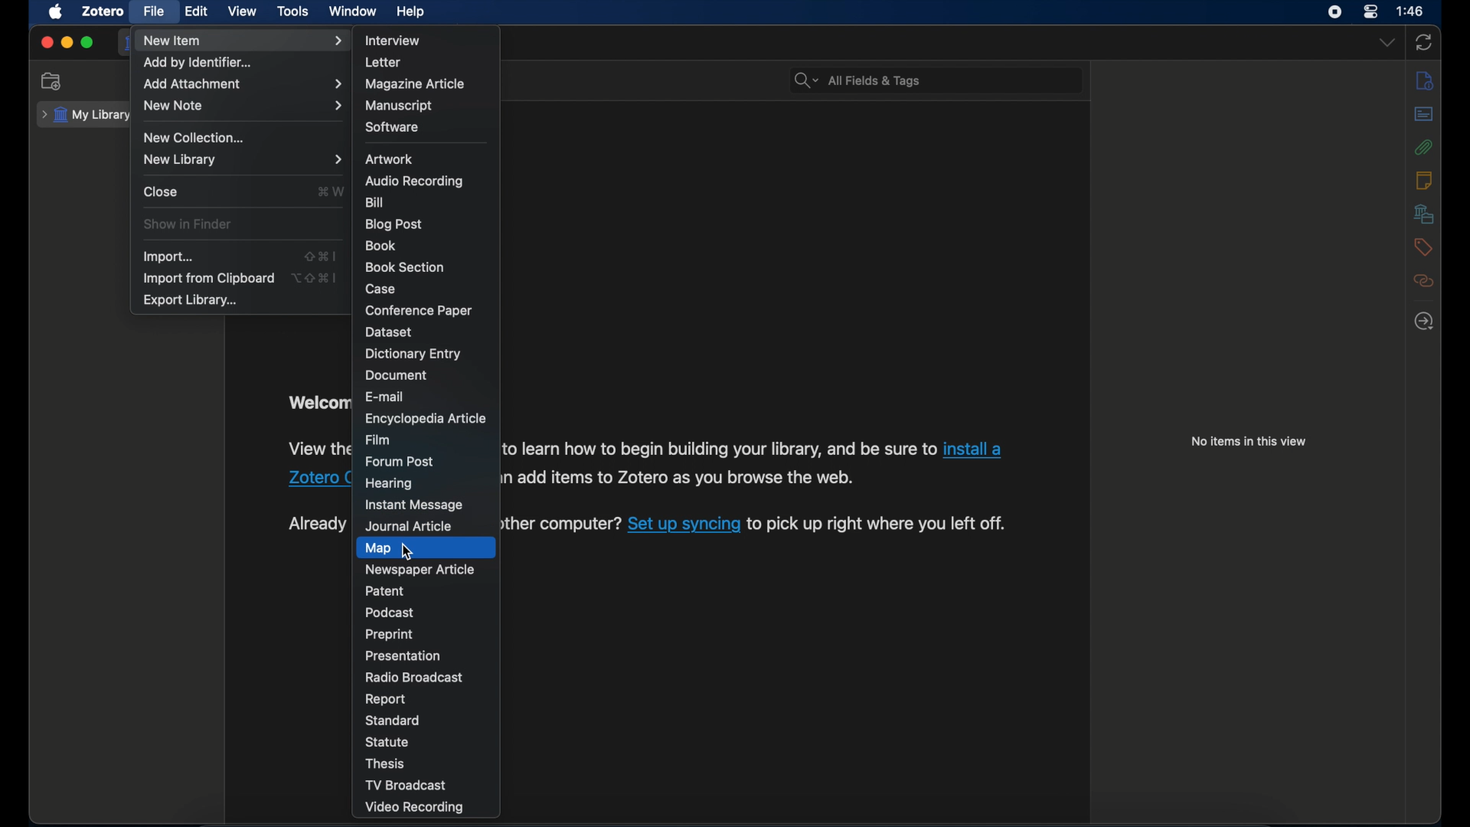  What do you see at coordinates (389, 159) in the screenshot?
I see `artwork` at bounding box center [389, 159].